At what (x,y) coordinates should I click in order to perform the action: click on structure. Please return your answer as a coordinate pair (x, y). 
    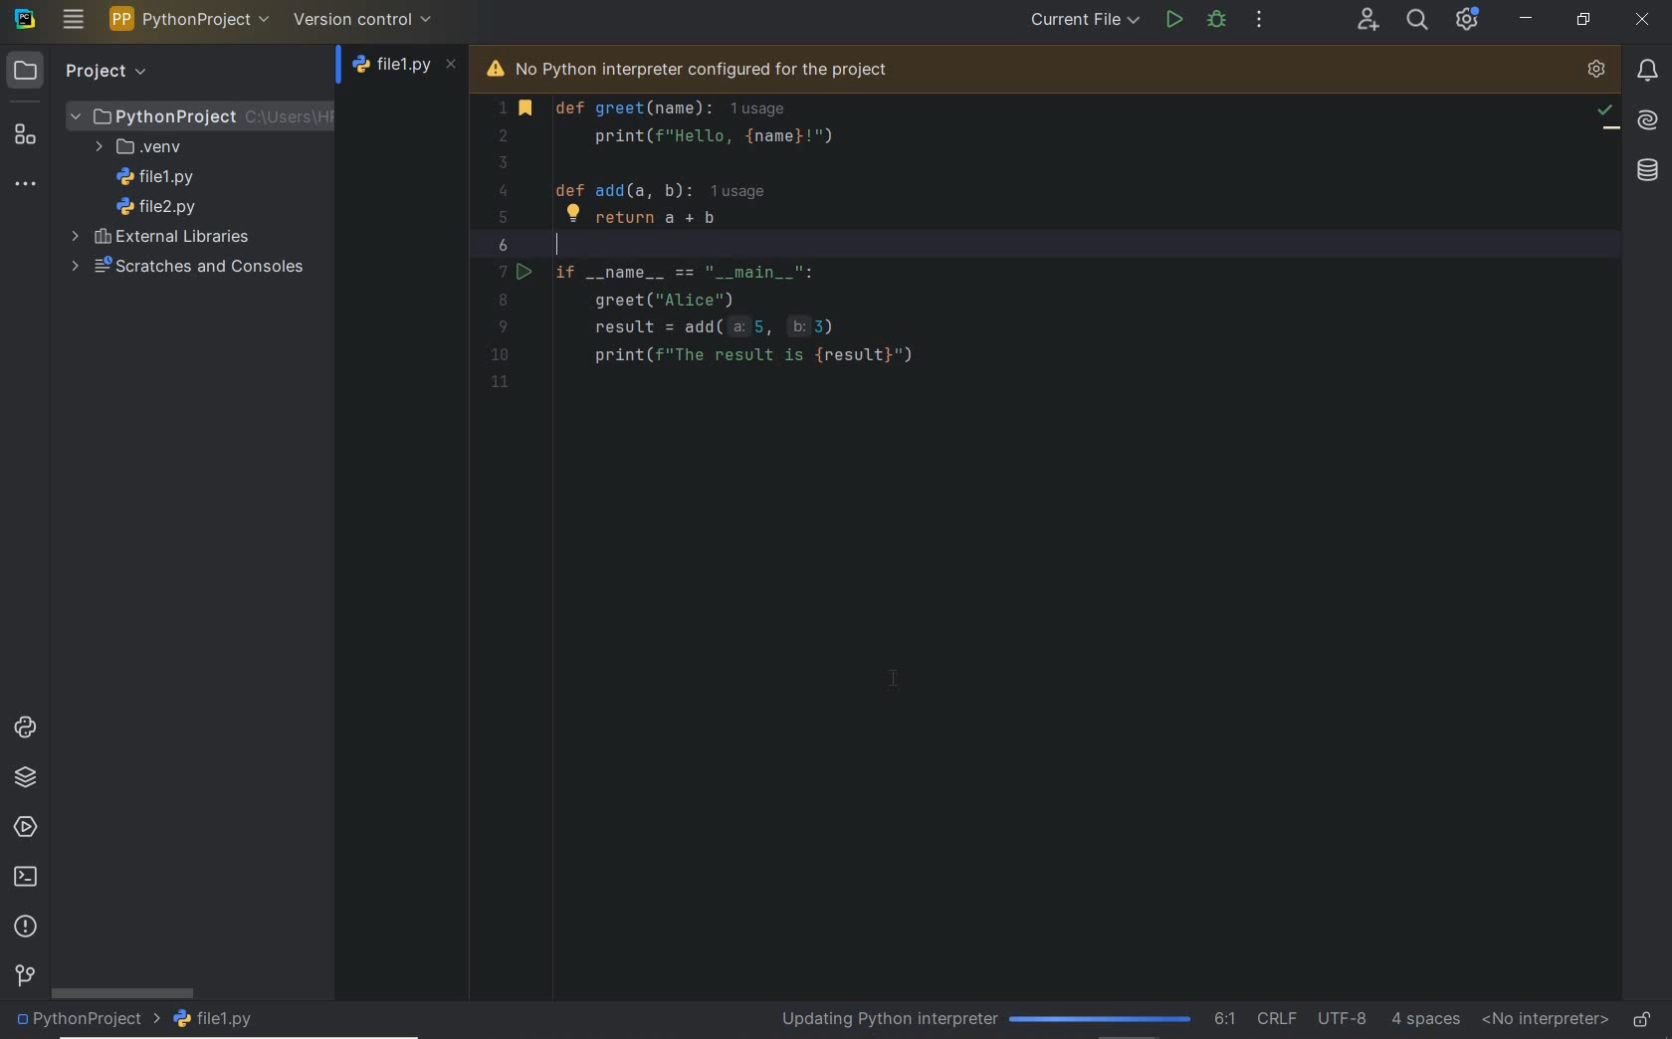
    Looking at the image, I should click on (26, 134).